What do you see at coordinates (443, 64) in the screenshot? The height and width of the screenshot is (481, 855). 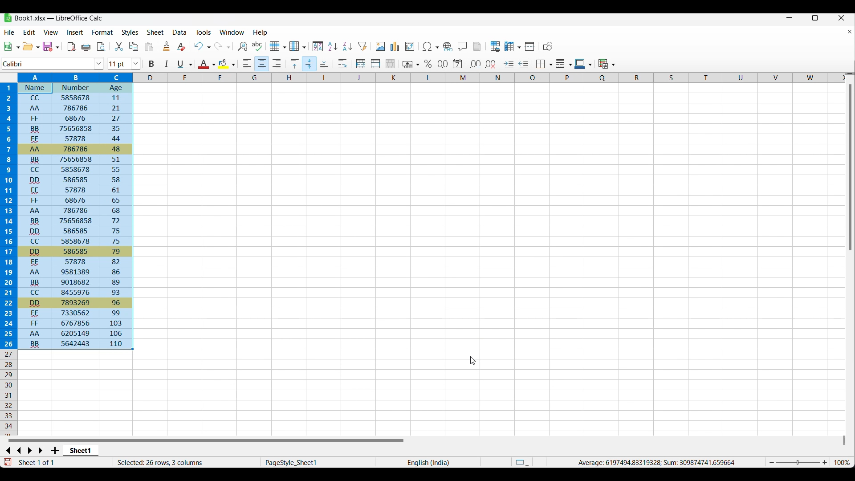 I see `Format as number` at bounding box center [443, 64].